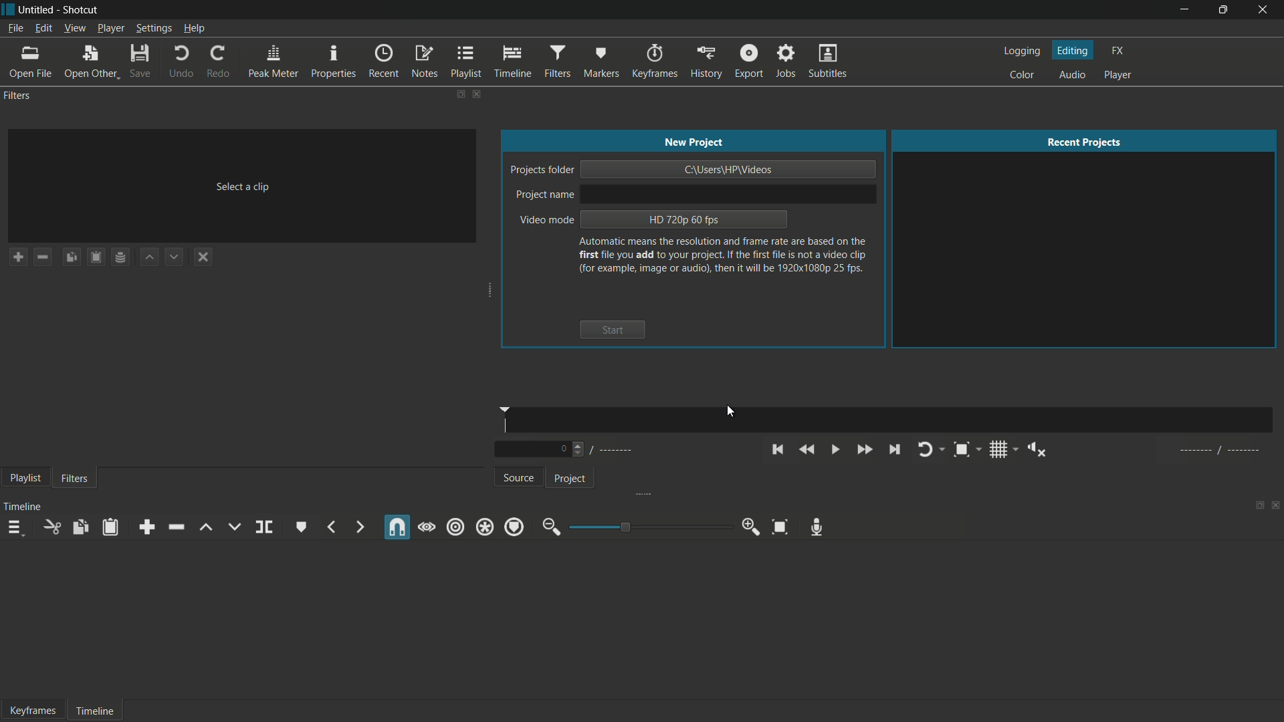  I want to click on project name, so click(545, 195).